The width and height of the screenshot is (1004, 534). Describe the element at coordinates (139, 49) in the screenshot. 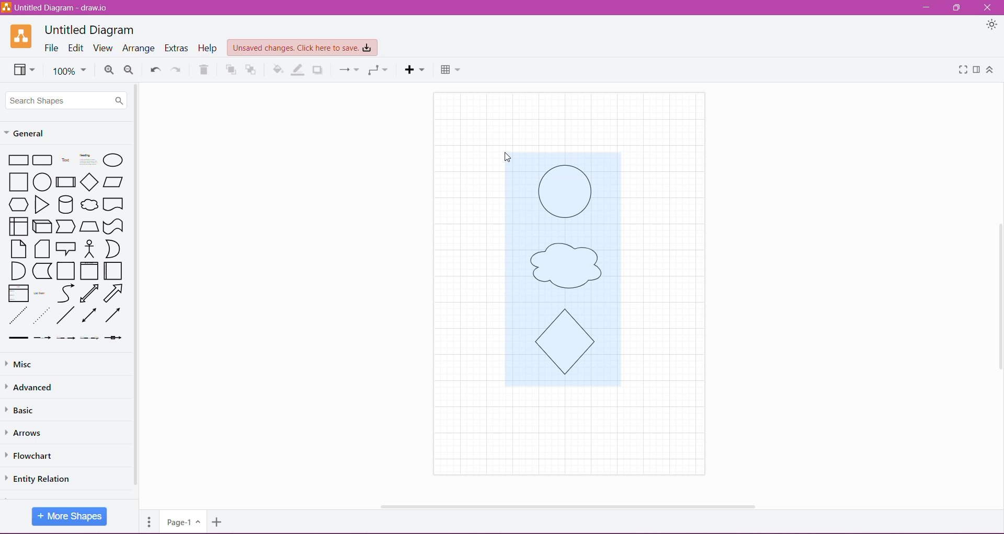

I see `Arrange` at that location.